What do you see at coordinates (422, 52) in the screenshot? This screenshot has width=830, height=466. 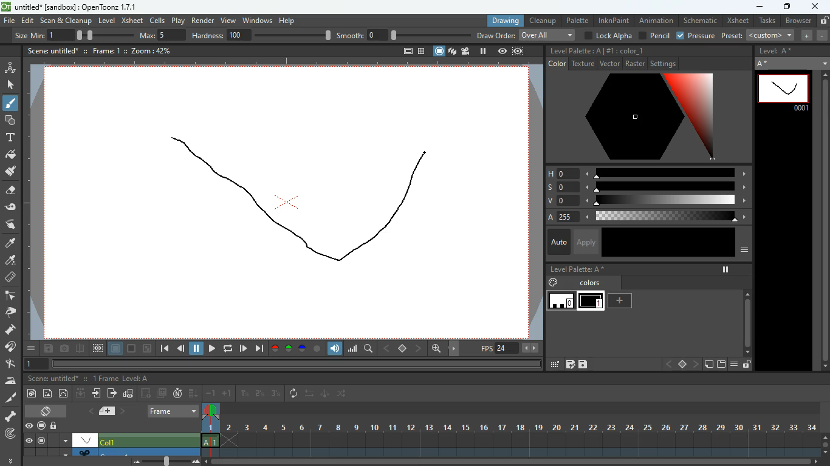 I see `table` at bounding box center [422, 52].